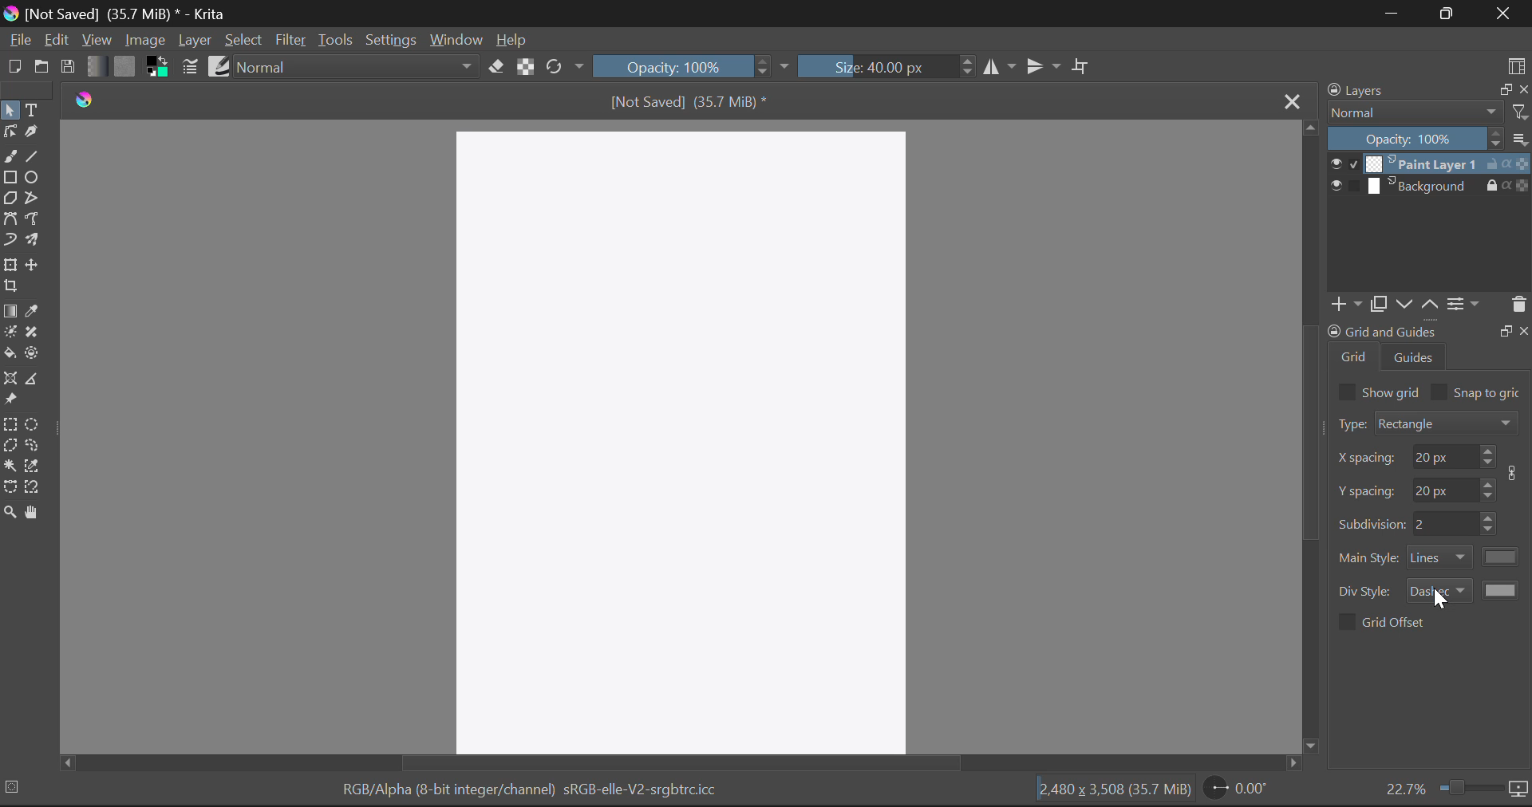  What do you see at coordinates (1355, 356) in the screenshot?
I see `grid` at bounding box center [1355, 356].